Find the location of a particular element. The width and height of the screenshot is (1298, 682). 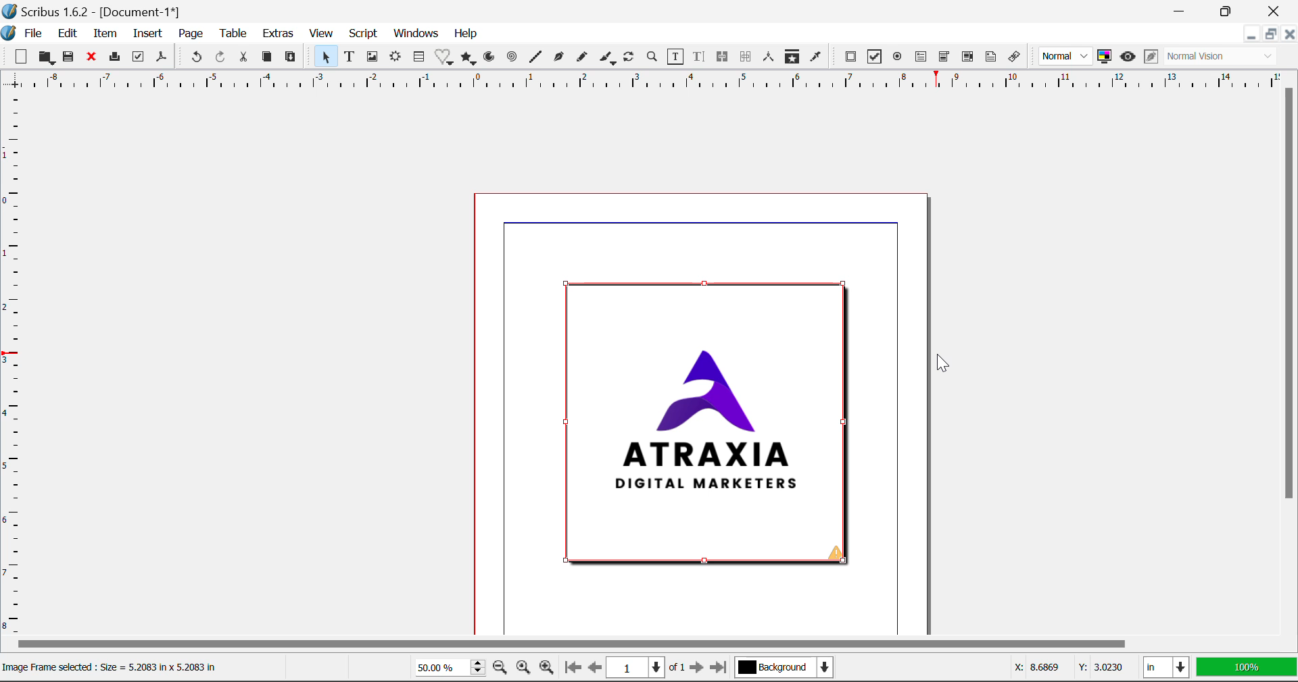

Edit is located at coordinates (68, 35).